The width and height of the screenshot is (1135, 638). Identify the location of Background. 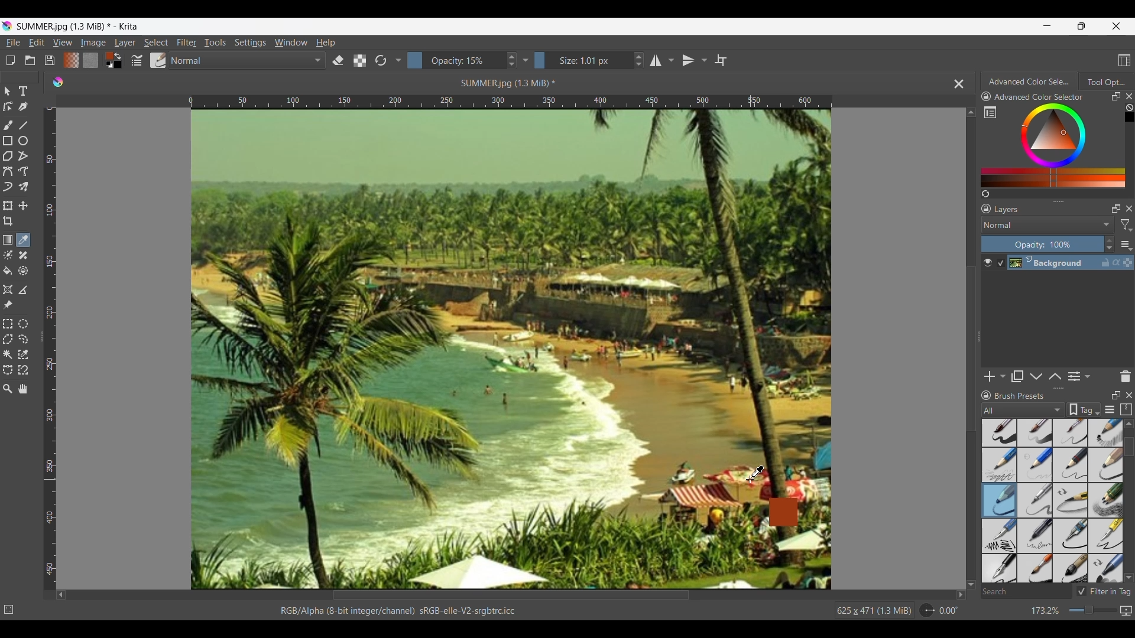
(1065, 263).